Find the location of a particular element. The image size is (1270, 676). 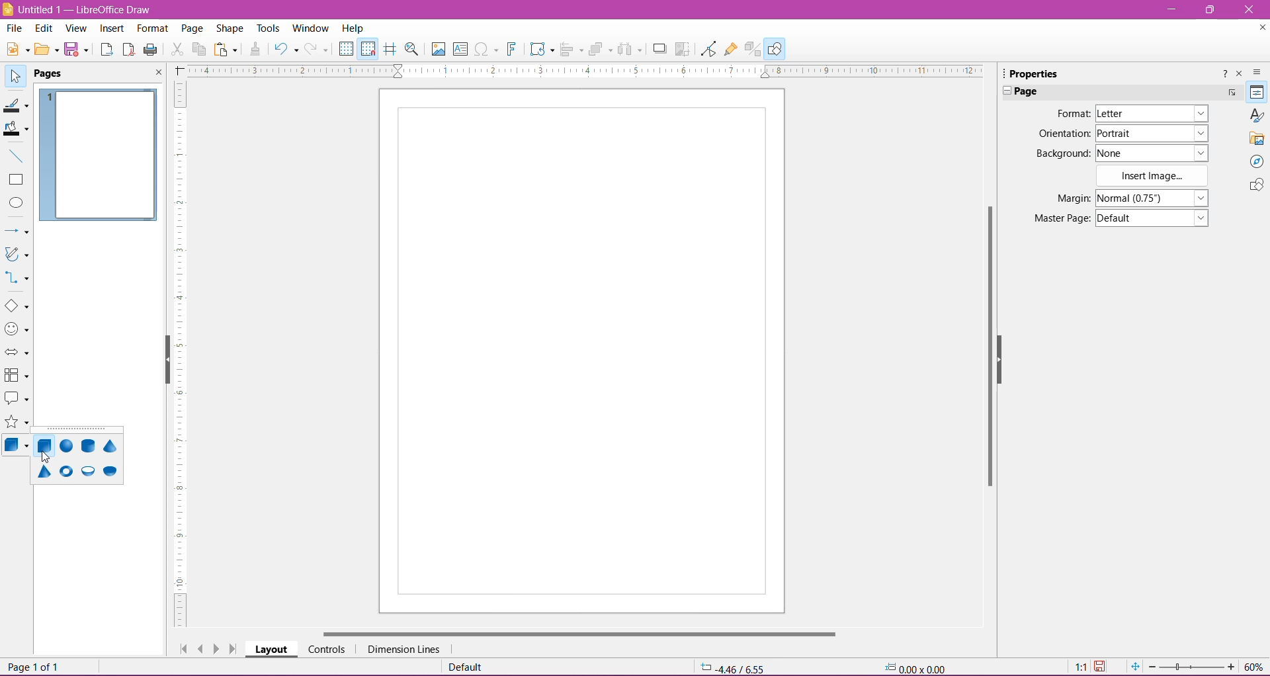

Shape is located at coordinates (230, 30).